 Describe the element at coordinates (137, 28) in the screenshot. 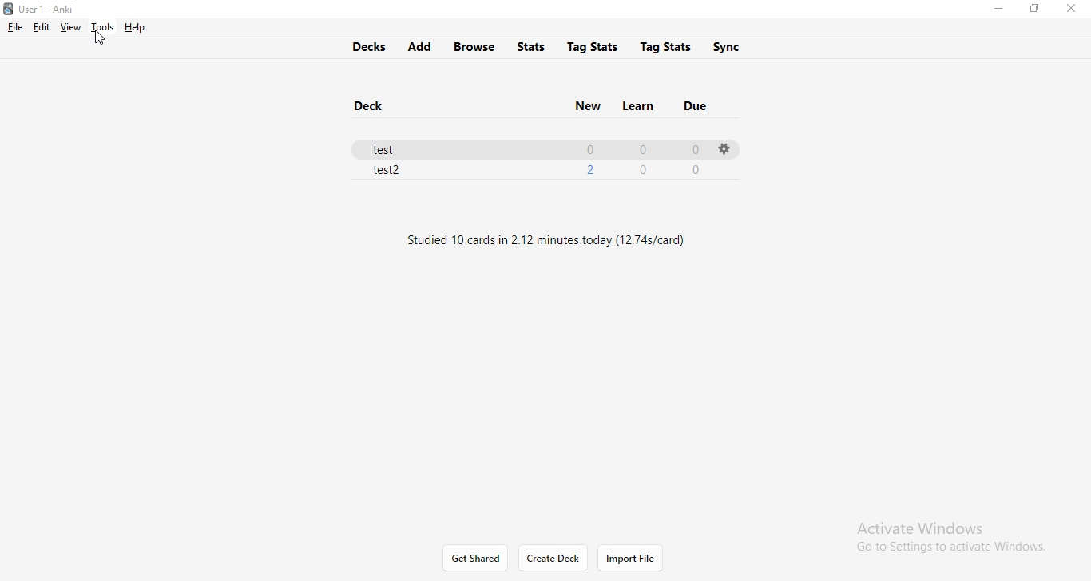

I see `help` at that location.